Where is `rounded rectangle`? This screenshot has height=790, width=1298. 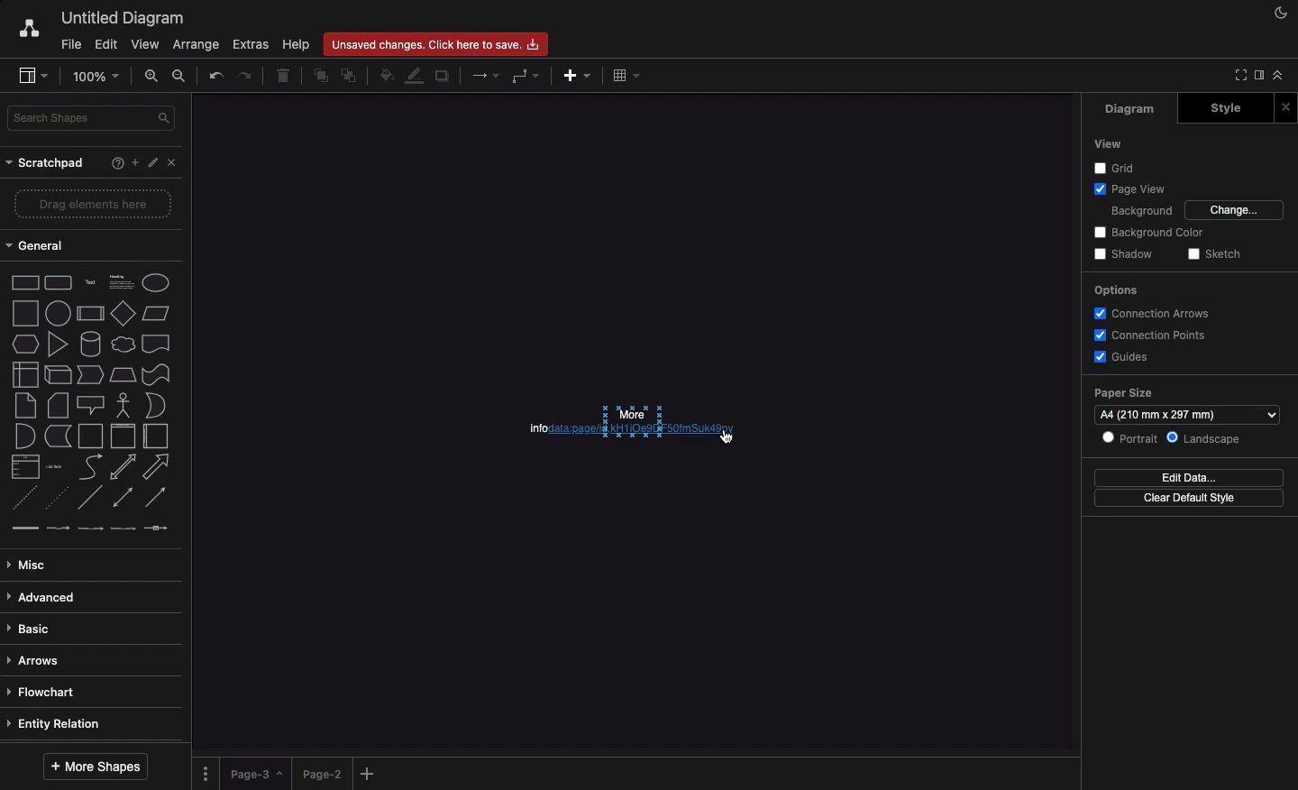 rounded rectangle is located at coordinates (59, 281).